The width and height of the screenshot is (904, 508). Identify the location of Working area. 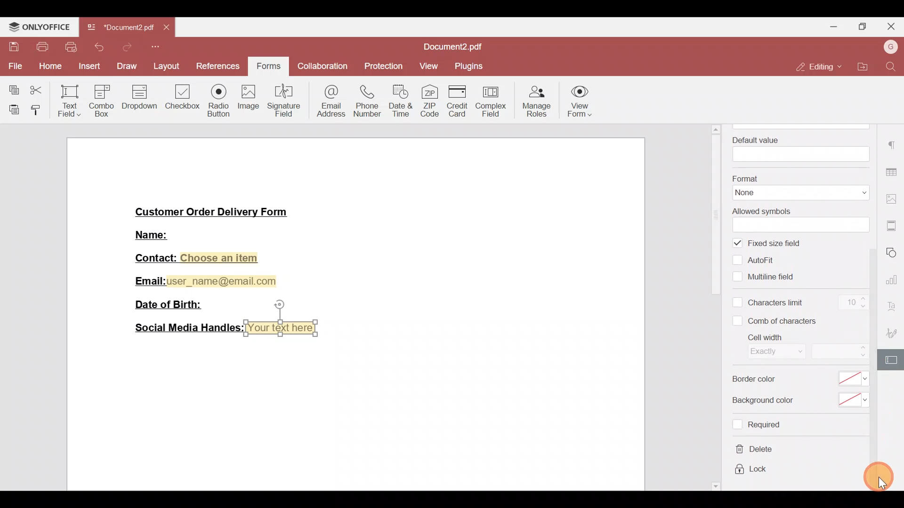
(353, 413).